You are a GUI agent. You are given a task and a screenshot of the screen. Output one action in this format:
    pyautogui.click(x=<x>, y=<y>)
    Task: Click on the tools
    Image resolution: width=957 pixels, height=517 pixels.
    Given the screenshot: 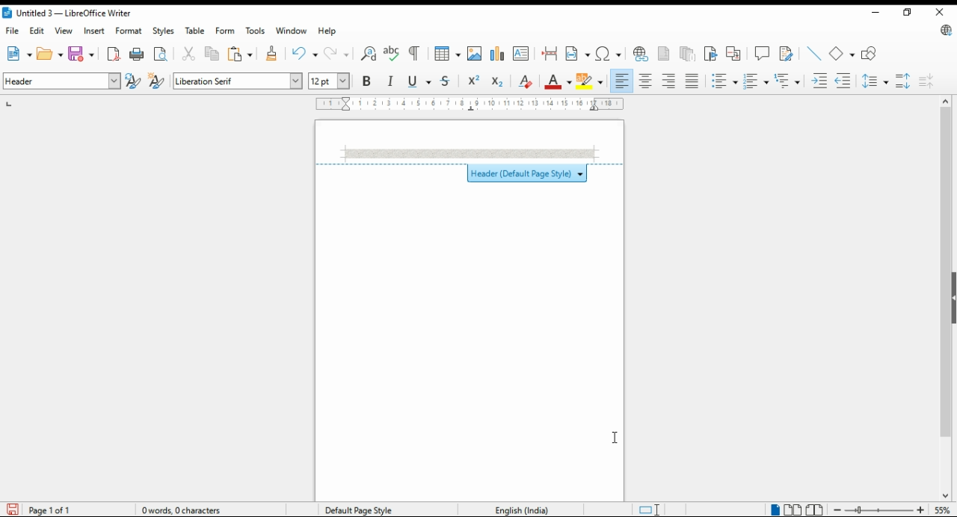 What is the action you would take?
    pyautogui.click(x=254, y=31)
    